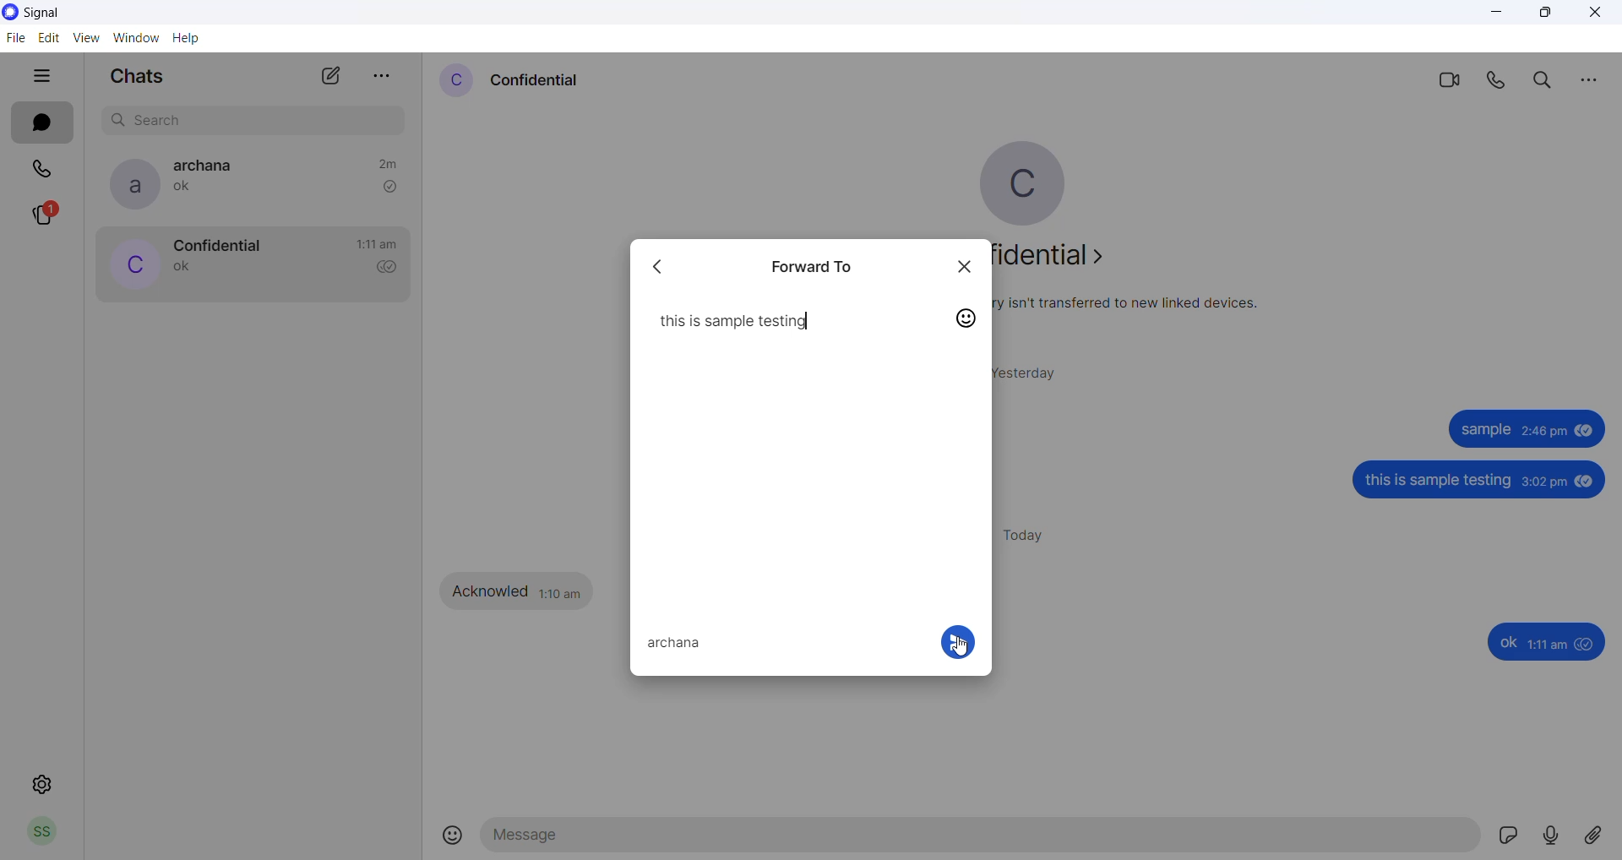 Image resolution: width=1622 pixels, height=860 pixels. What do you see at coordinates (678, 645) in the screenshot?
I see `selected contact` at bounding box center [678, 645].